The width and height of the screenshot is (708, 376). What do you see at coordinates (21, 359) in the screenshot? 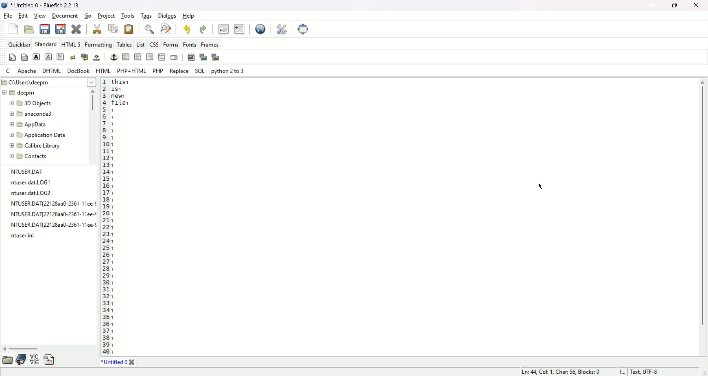
I see `bookmarks` at bounding box center [21, 359].